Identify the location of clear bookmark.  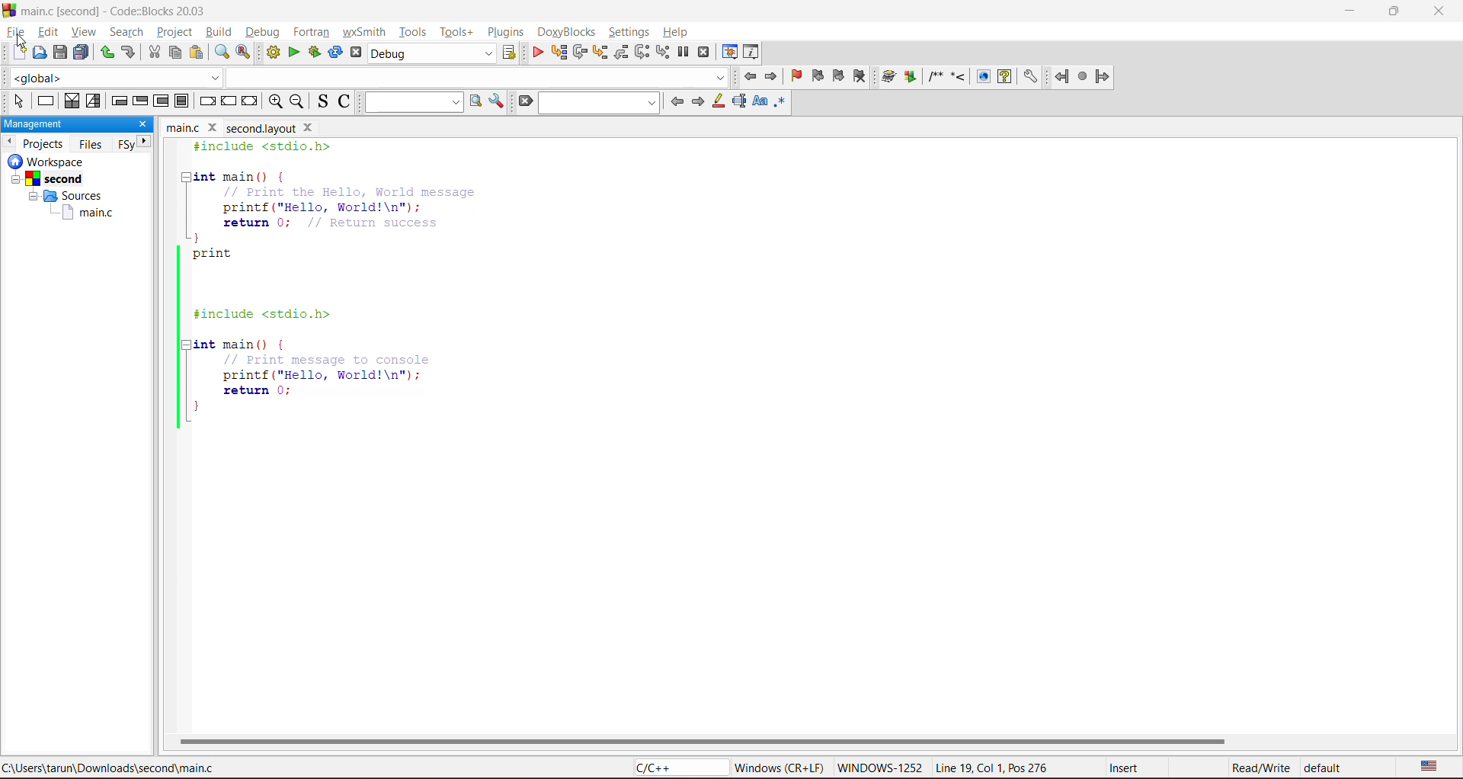
(860, 77).